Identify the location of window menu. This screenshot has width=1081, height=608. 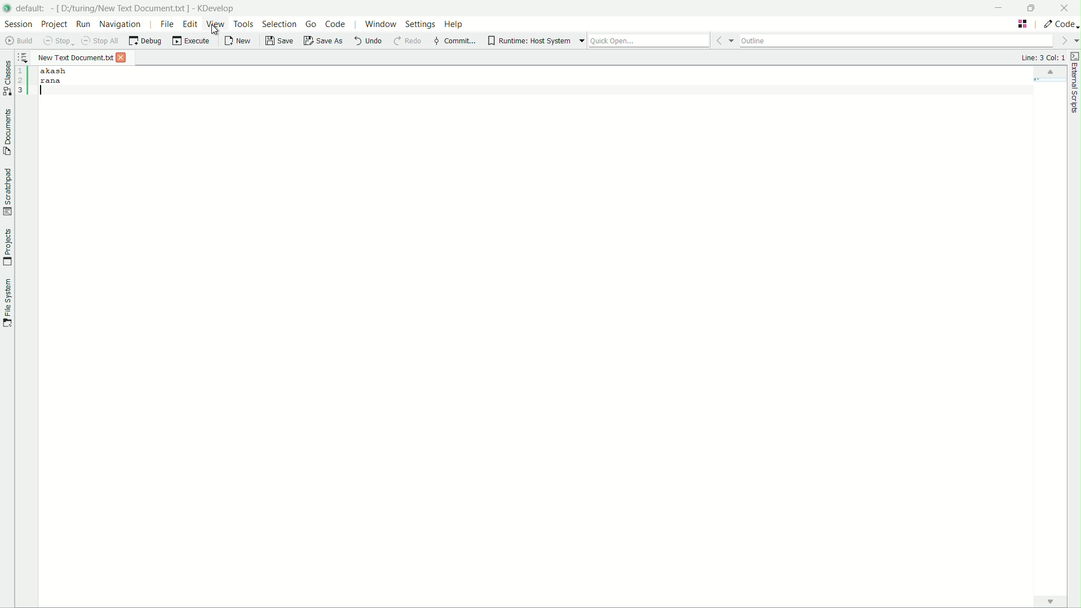
(379, 24).